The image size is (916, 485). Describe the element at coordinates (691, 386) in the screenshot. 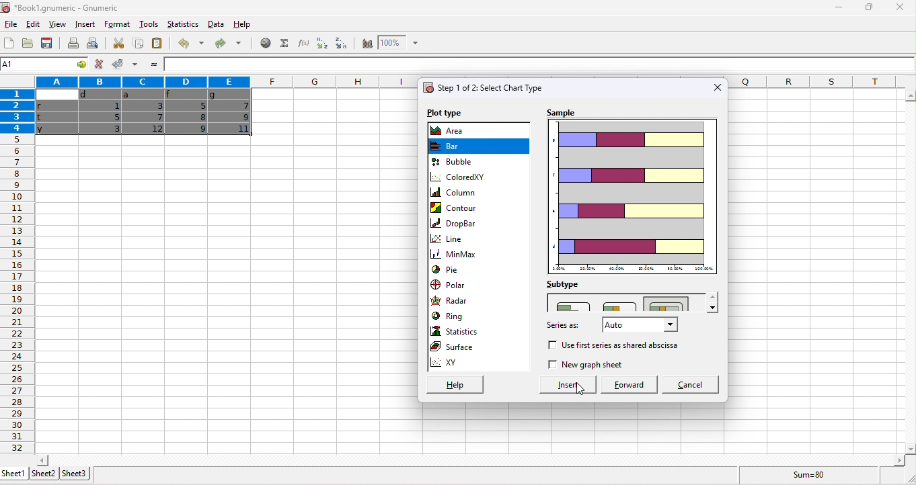

I see `cancel` at that location.